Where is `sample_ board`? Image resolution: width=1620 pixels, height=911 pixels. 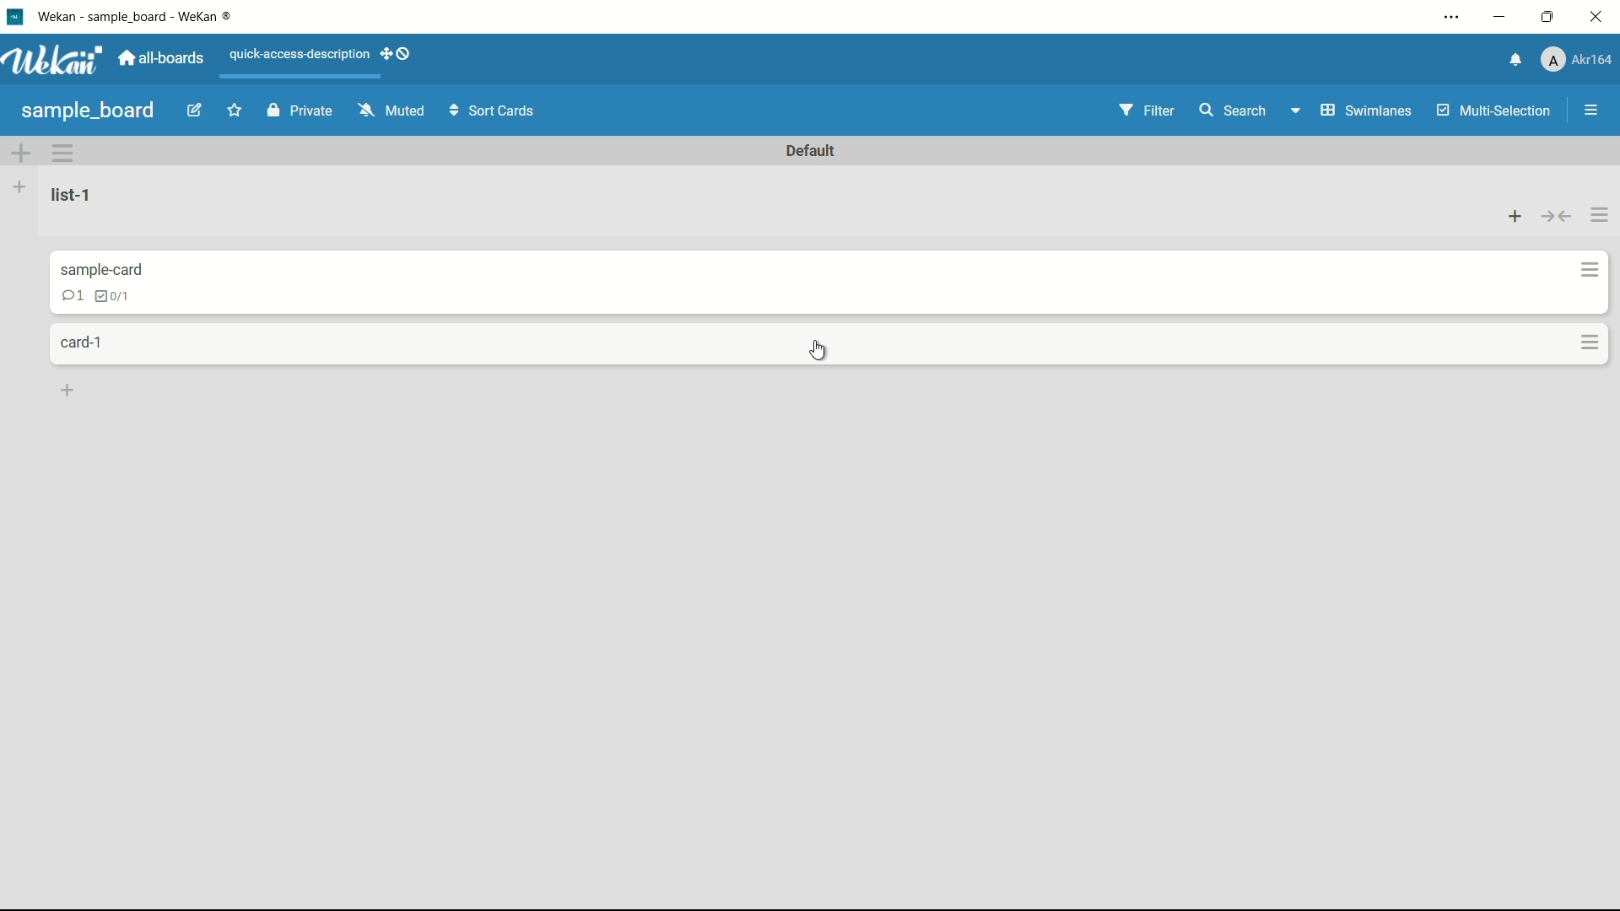 sample_ board is located at coordinates (89, 110).